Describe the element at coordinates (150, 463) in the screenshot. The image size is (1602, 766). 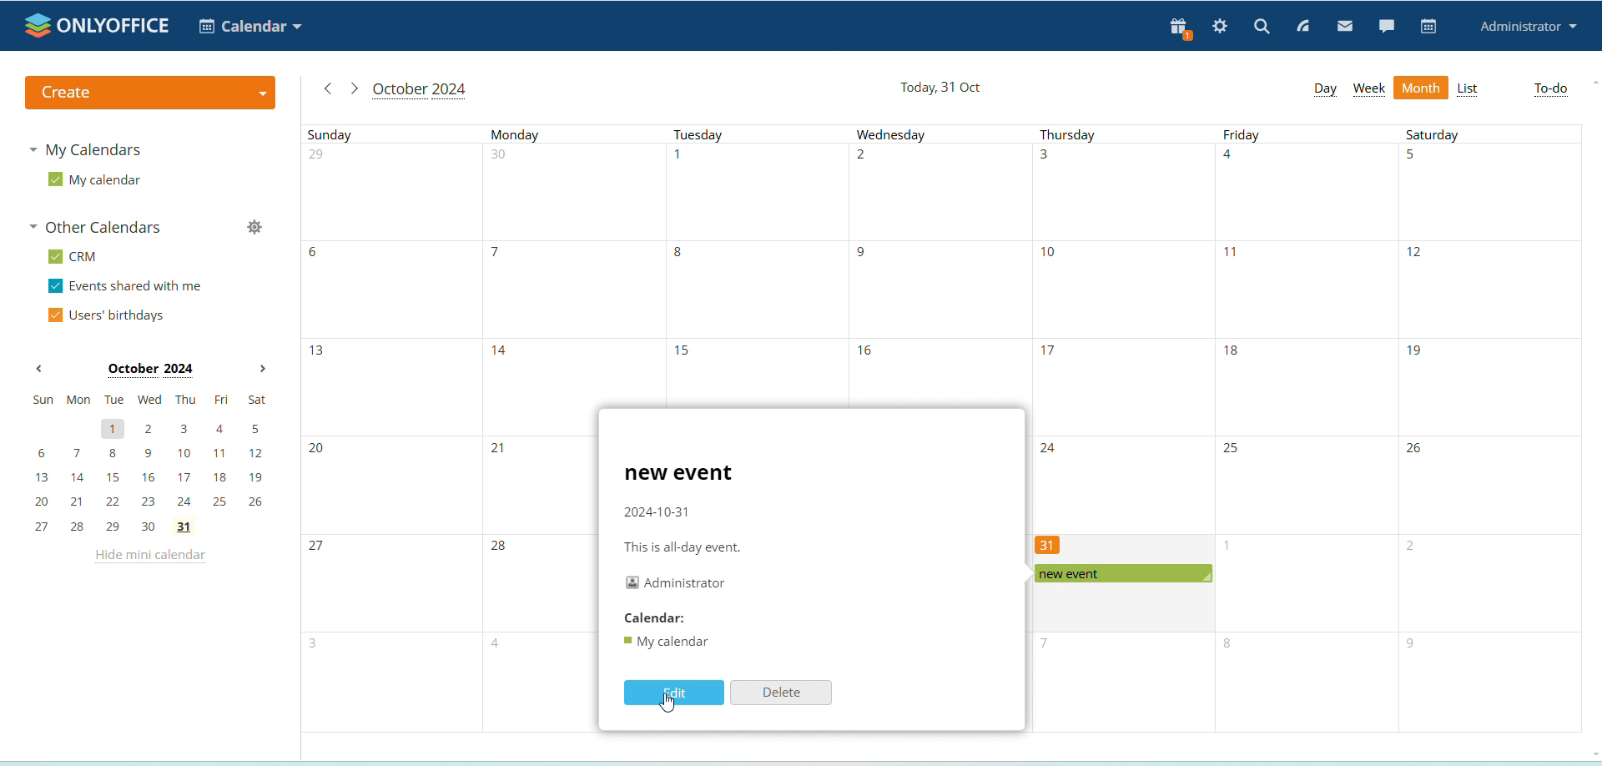
I see `mini calendar` at that location.